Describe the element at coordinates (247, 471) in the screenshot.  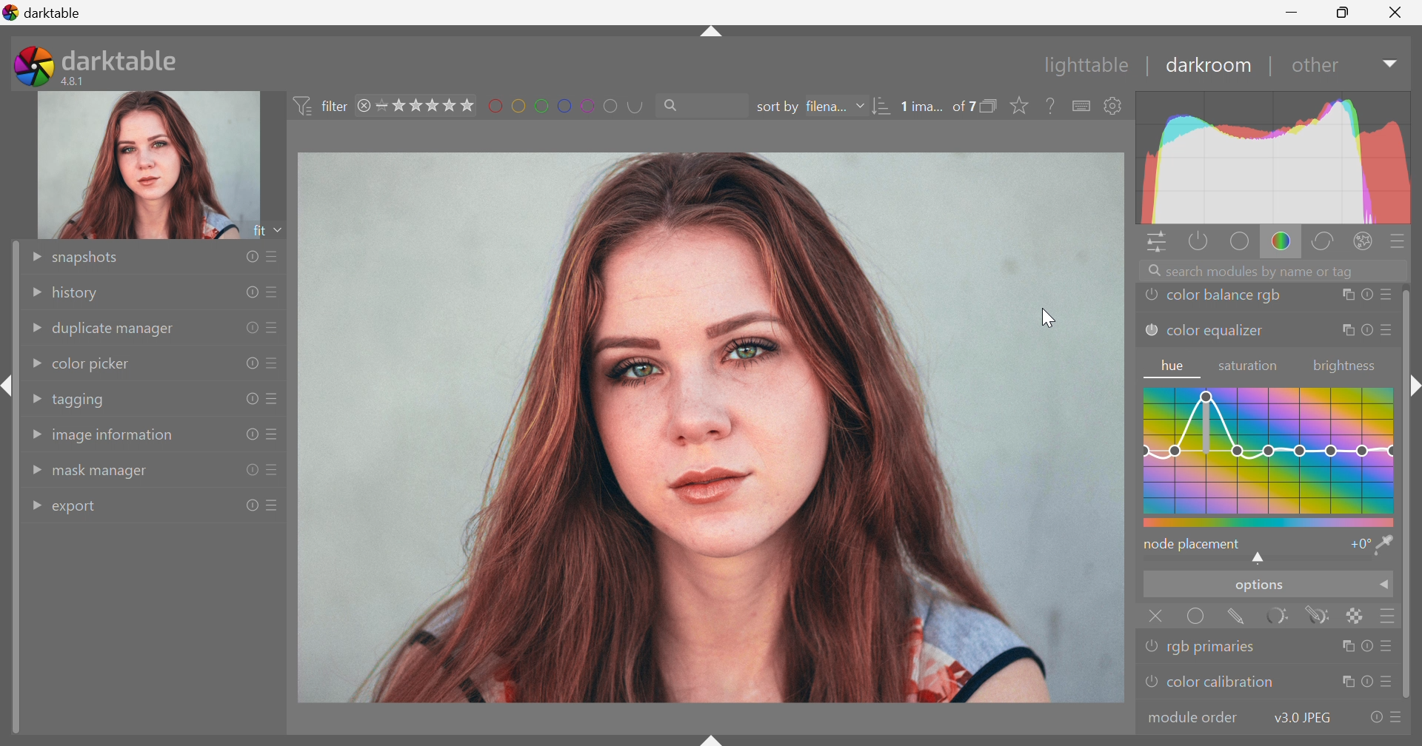
I see `reset` at that location.